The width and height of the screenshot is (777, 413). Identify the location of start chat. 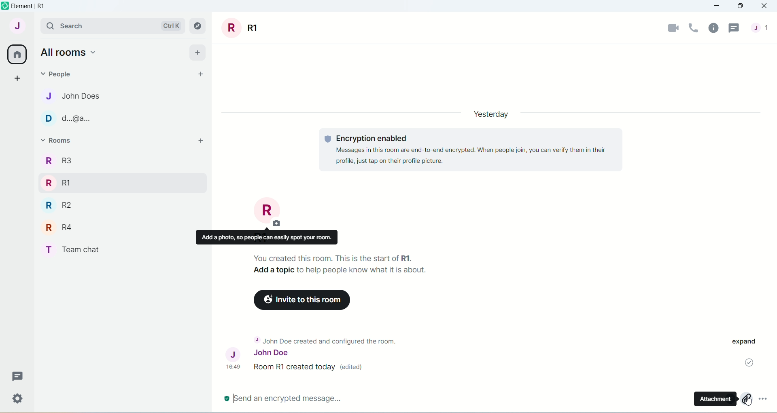
(202, 74).